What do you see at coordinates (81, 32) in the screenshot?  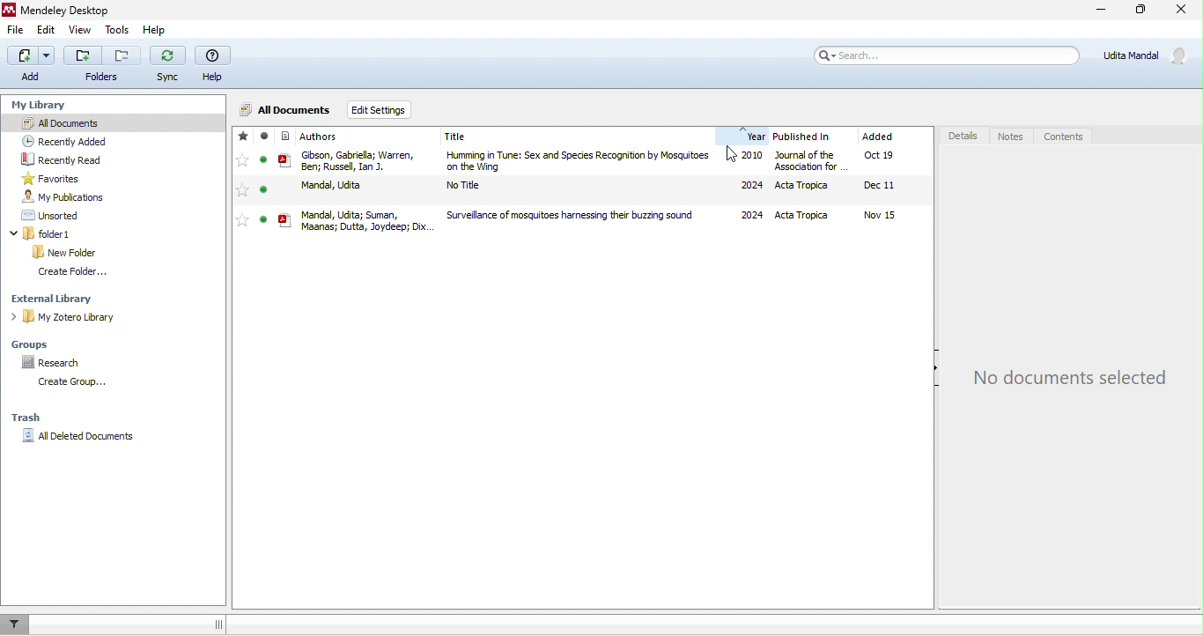 I see `view` at bounding box center [81, 32].